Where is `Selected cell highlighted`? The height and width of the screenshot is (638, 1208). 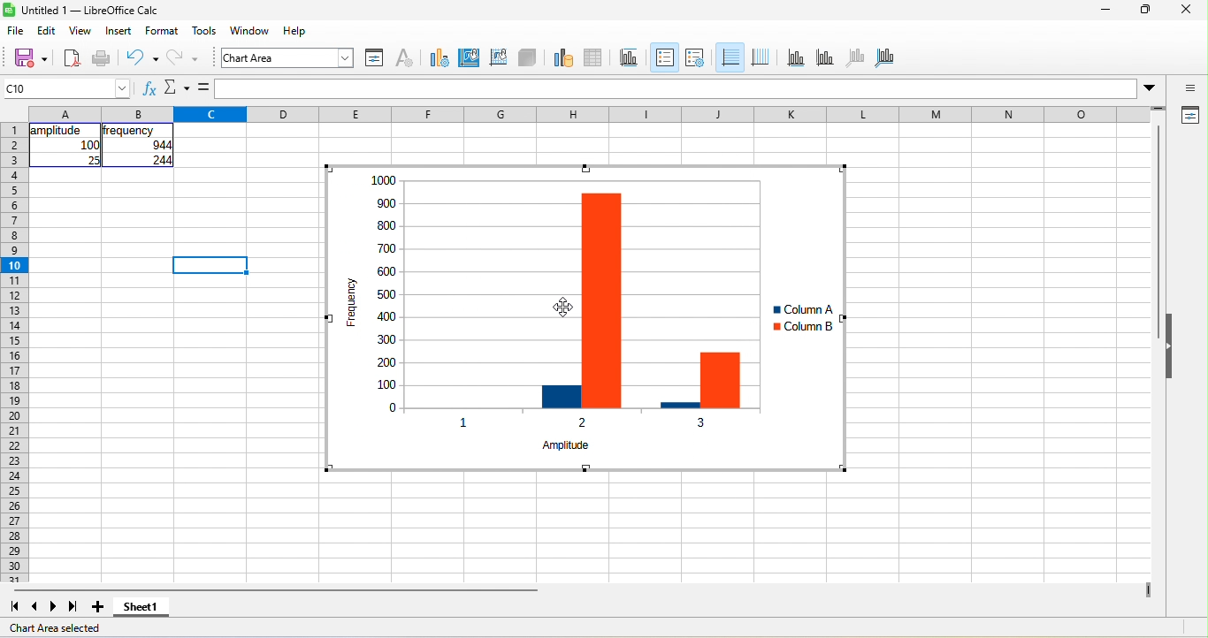 Selected cell highlighted is located at coordinates (210, 265).